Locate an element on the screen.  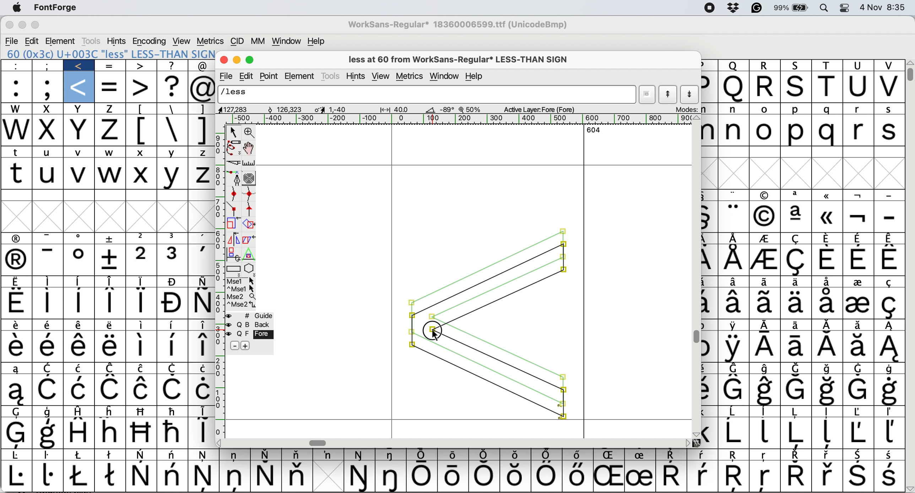
Symbol is located at coordinates (828, 347).